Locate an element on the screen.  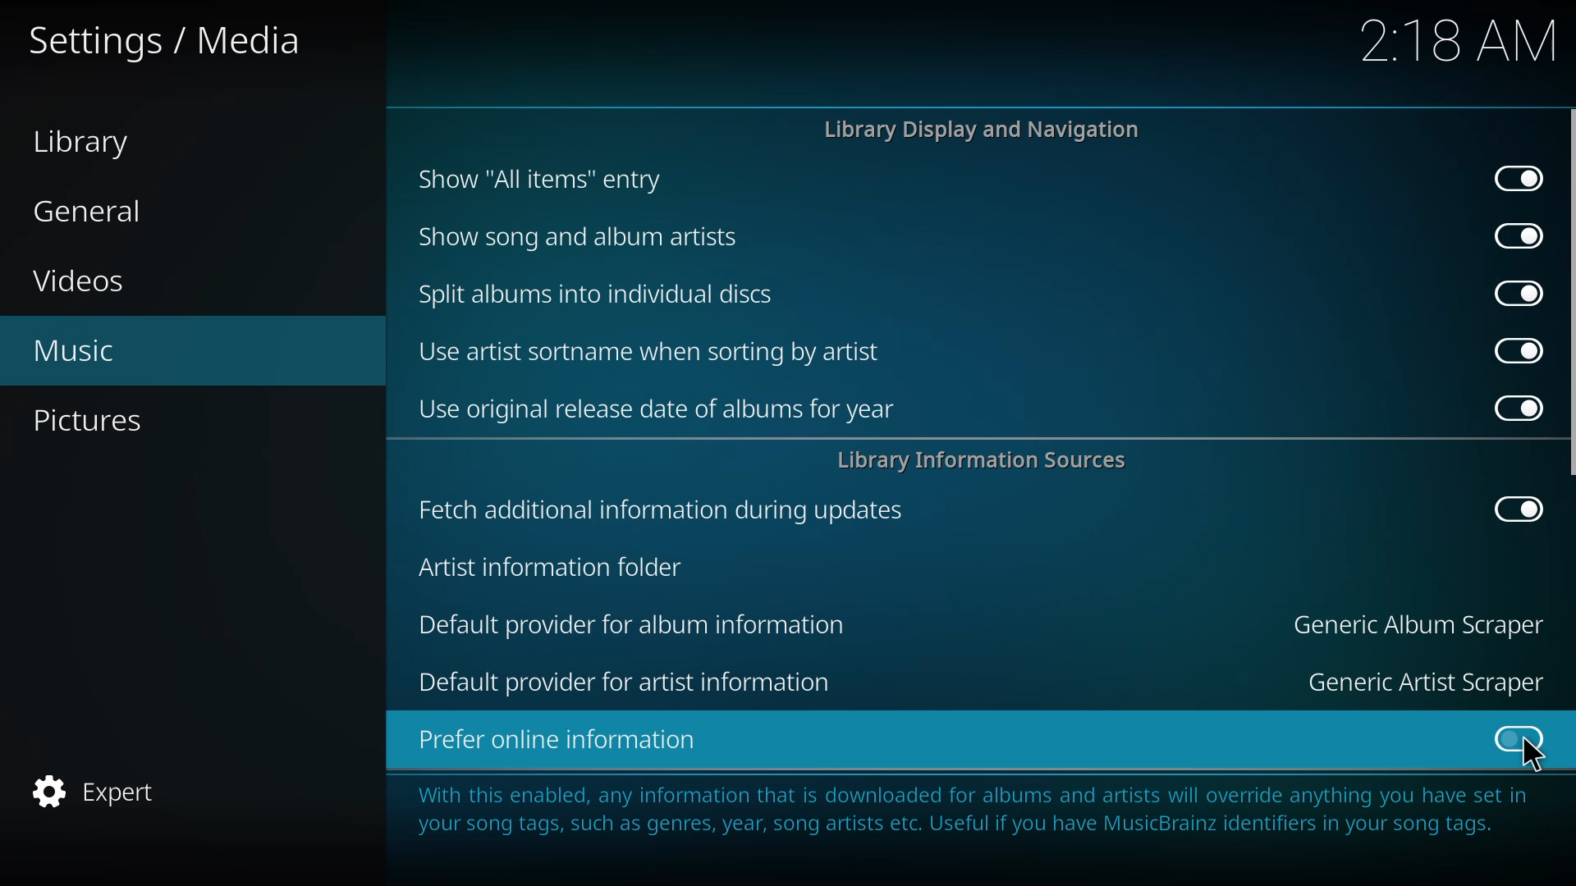
generic is located at coordinates (1426, 681).